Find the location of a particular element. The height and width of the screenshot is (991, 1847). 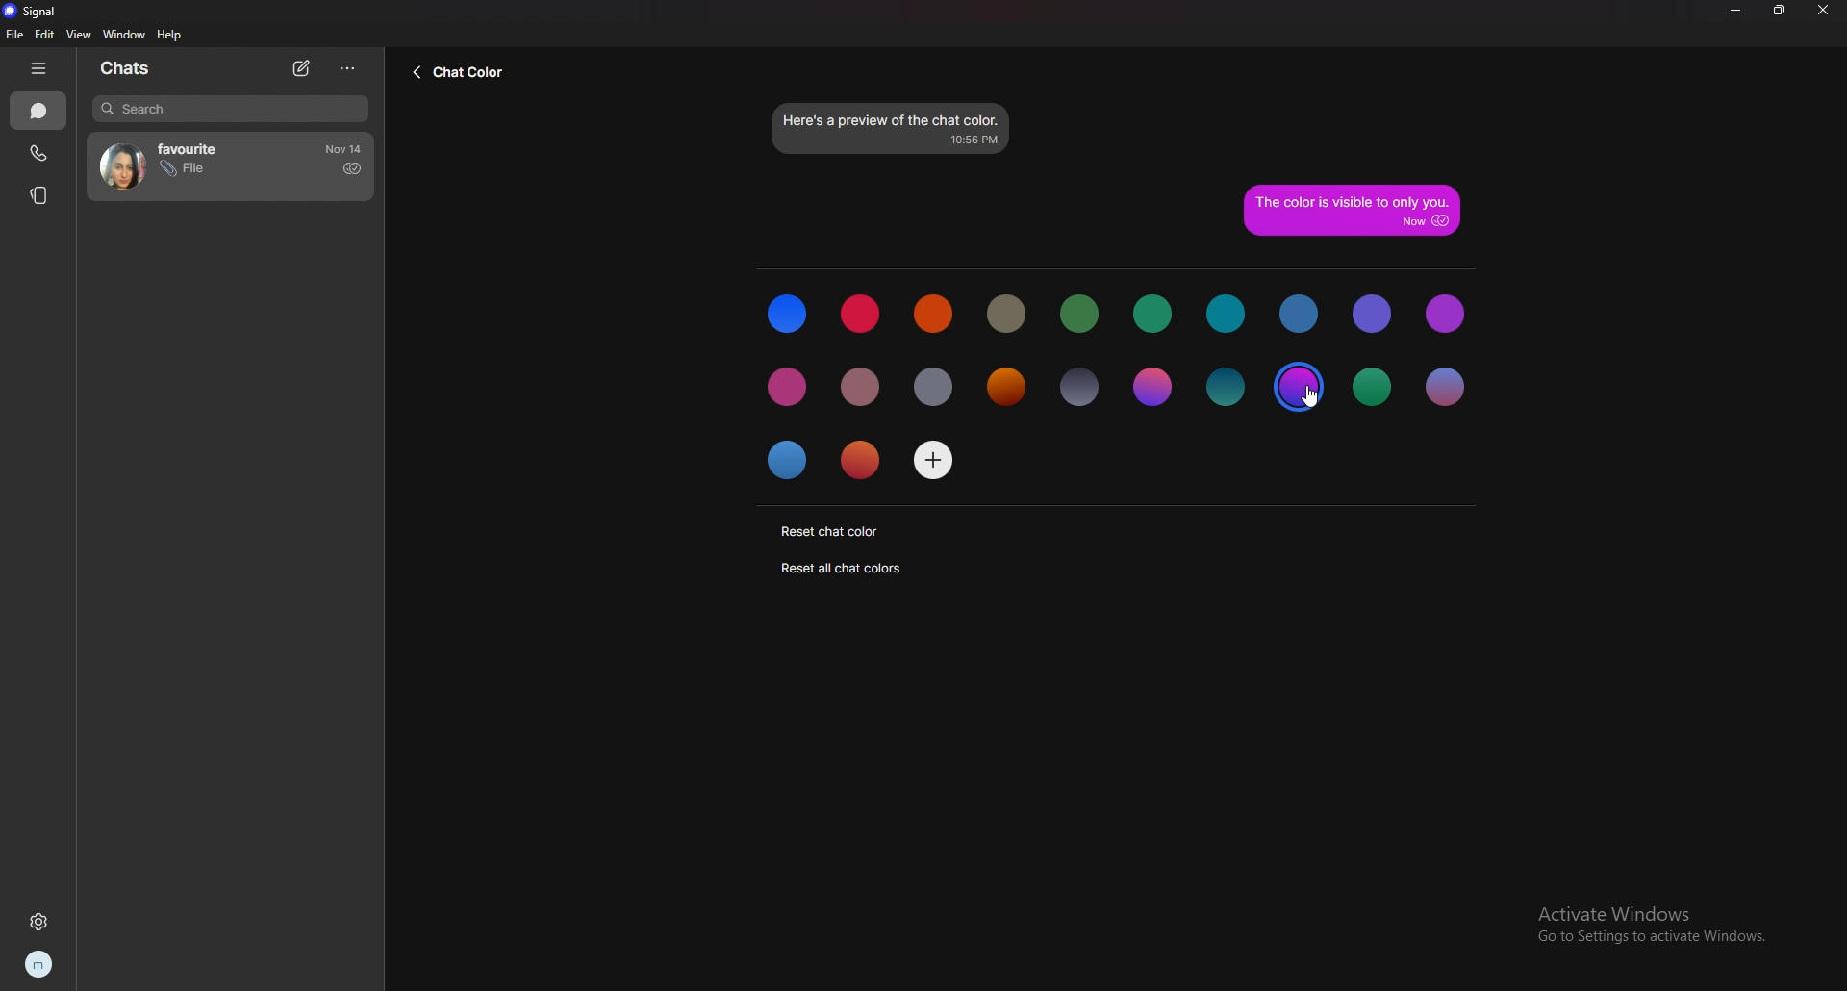

color is located at coordinates (860, 314).